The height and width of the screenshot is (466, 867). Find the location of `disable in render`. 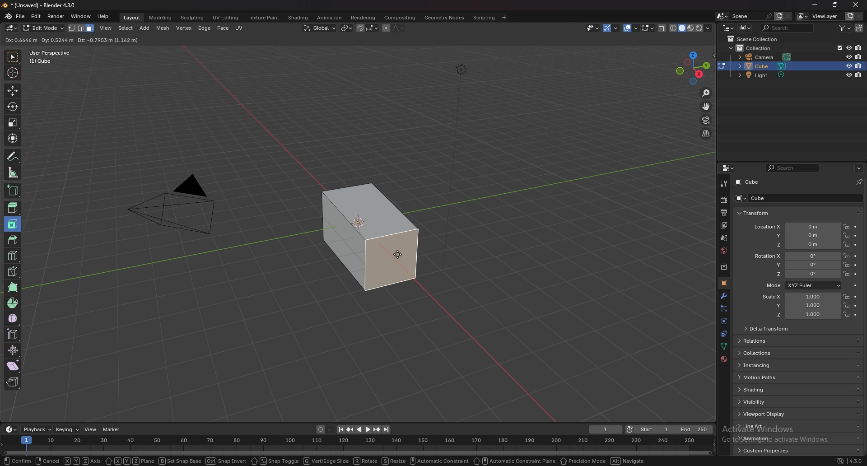

disable in render is located at coordinates (858, 66).